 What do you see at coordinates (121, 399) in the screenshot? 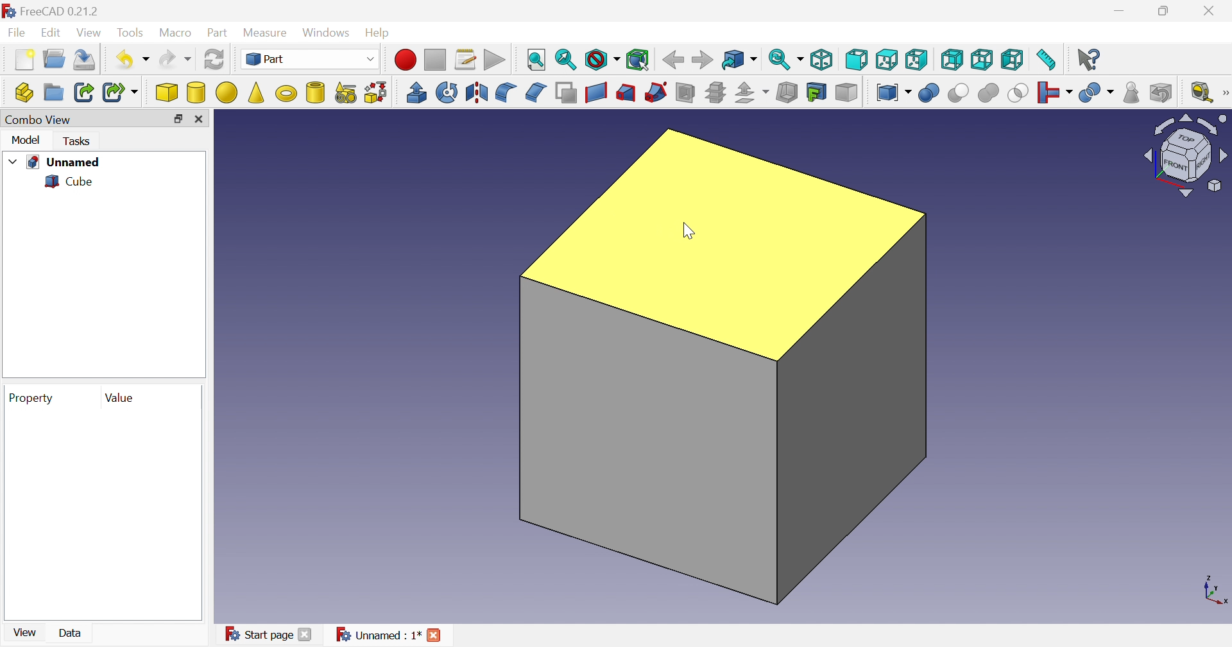
I see `Value` at bounding box center [121, 399].